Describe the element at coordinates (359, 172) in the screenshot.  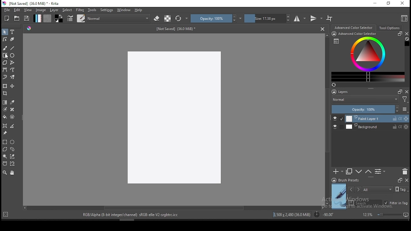
I see `move layer one step up` at that location.